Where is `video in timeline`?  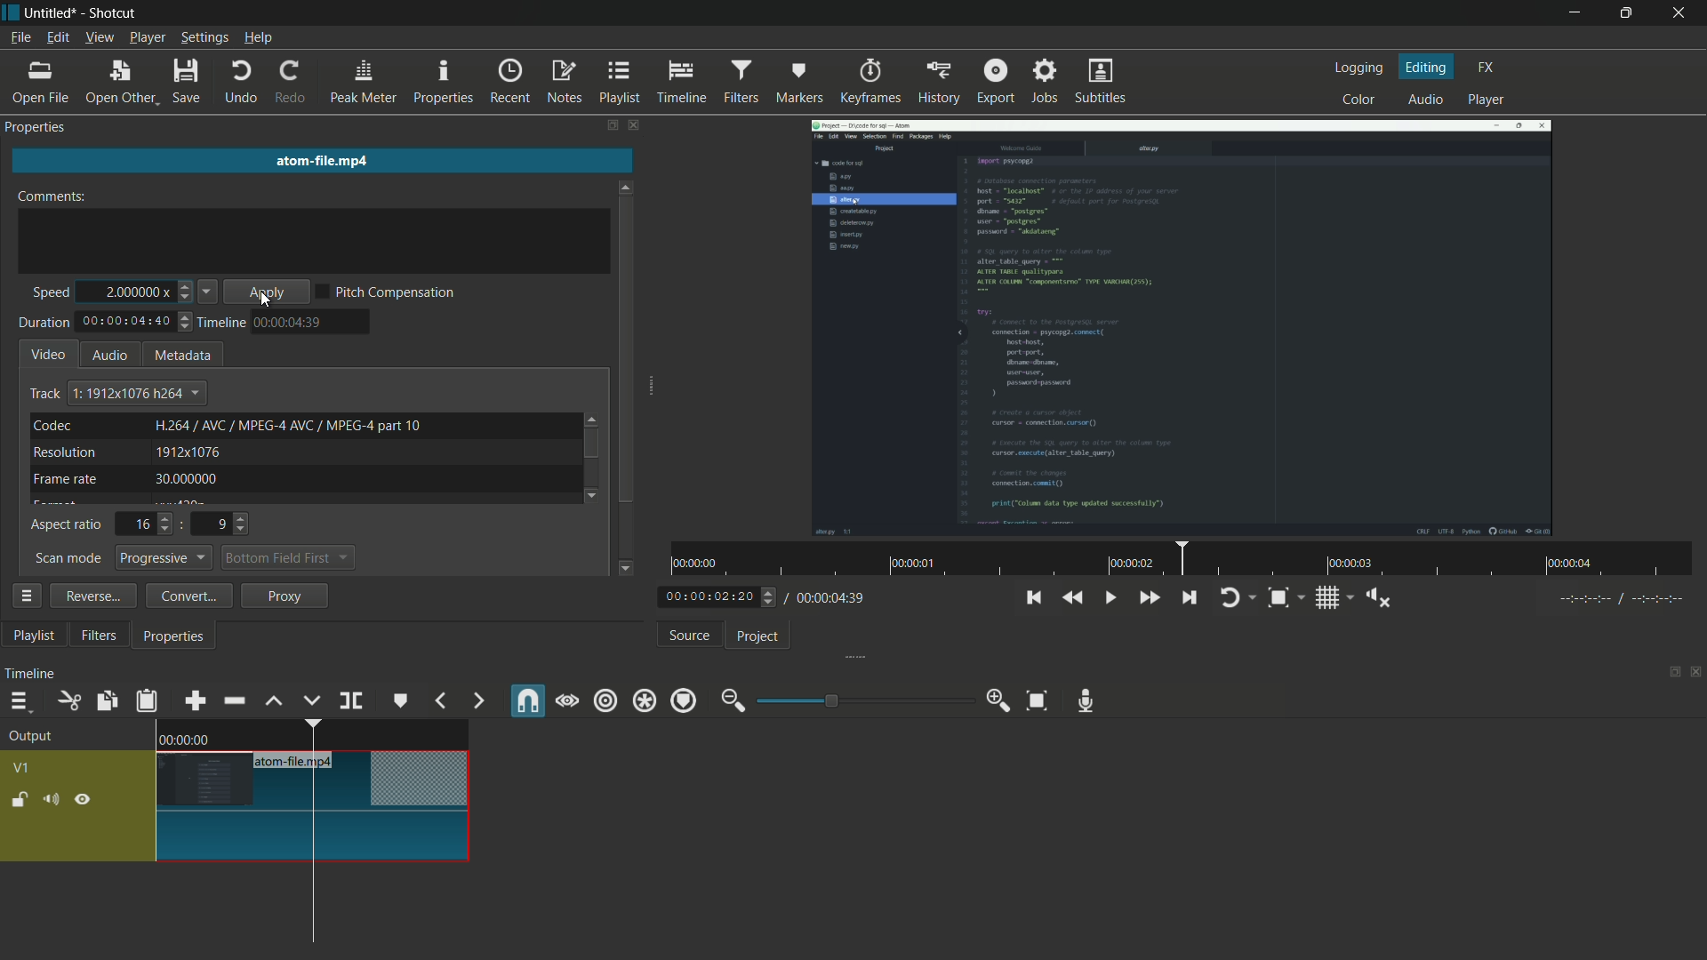
video in timeline is located at coordinates (314, 791).